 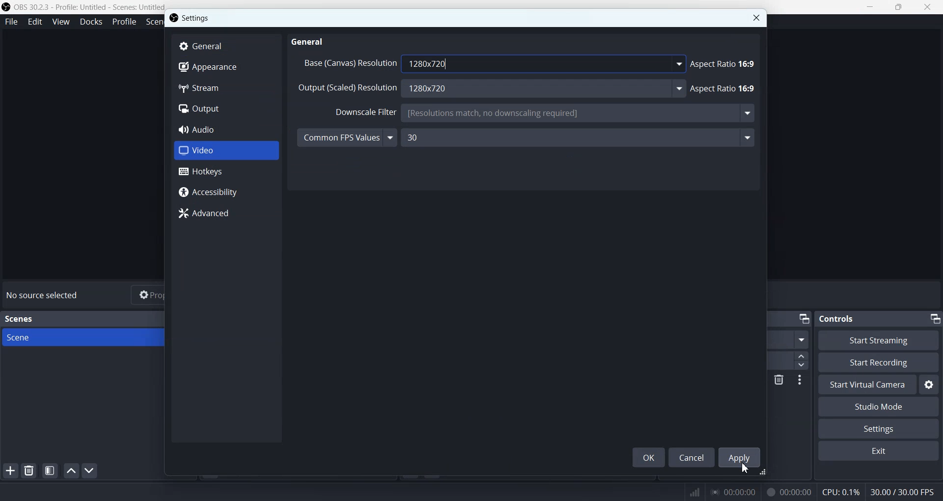 What do you see at coordinates (225, 87) in the screenshot?
I see `Stream` at bounding box center [225, 87].